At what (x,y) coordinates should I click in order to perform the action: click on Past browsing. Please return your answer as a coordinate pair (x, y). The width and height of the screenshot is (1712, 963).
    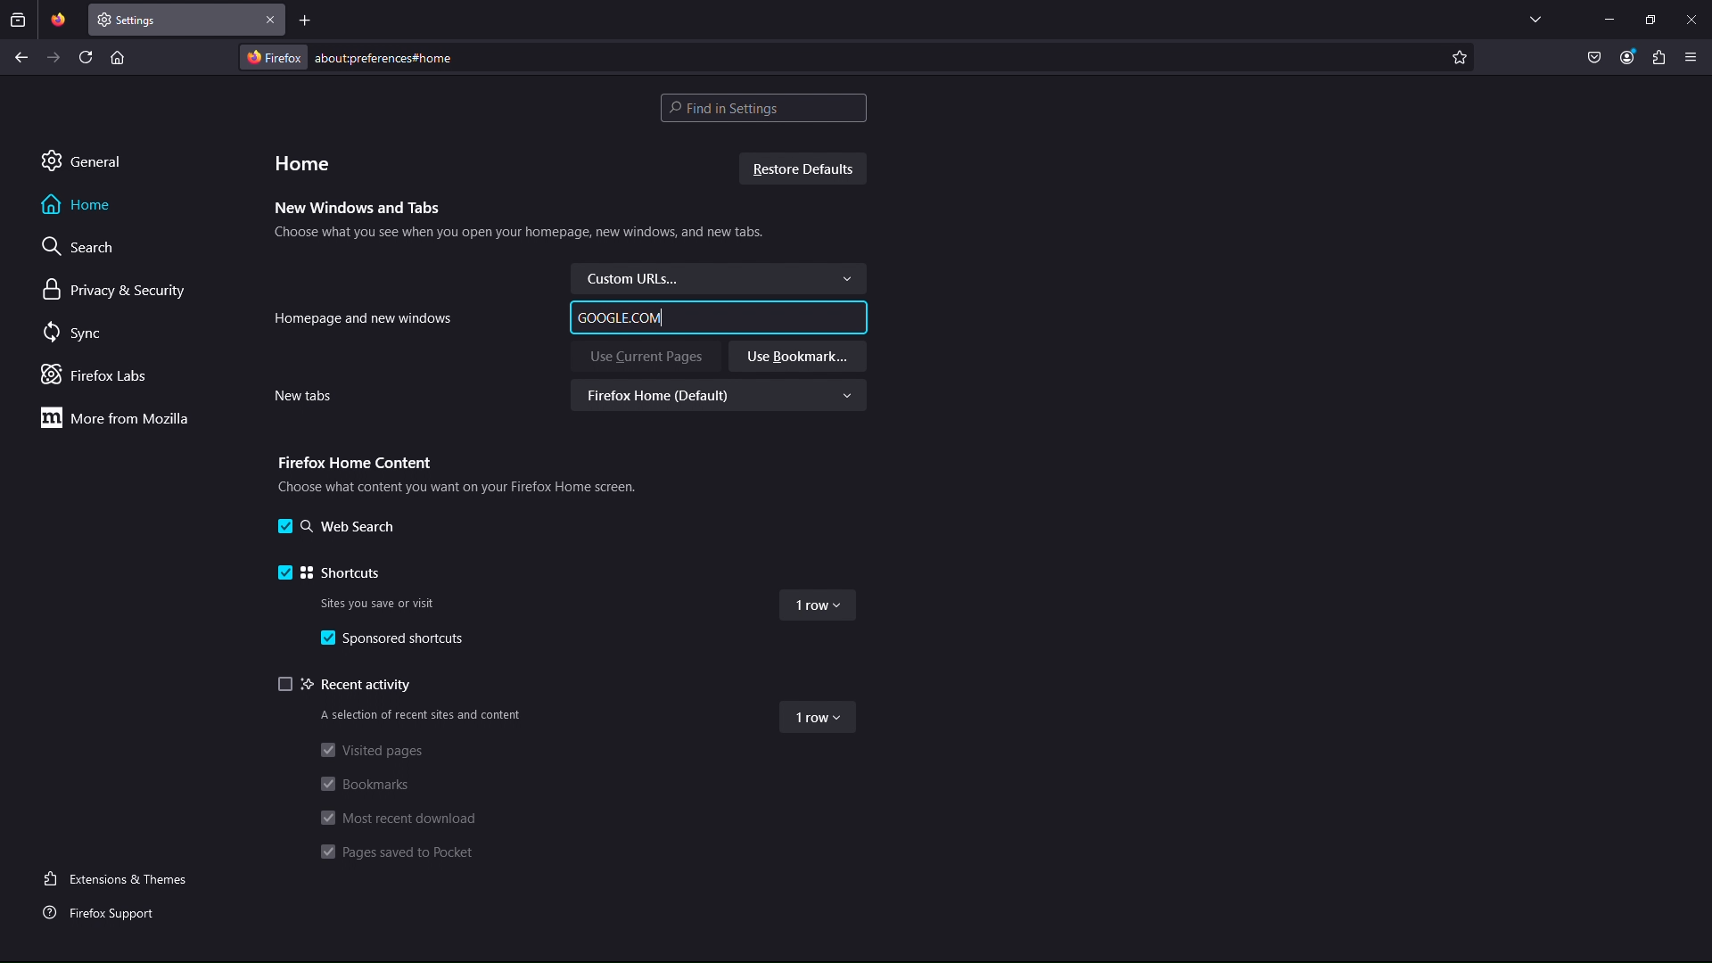
    Looking at the image, I should click on (18, 20).